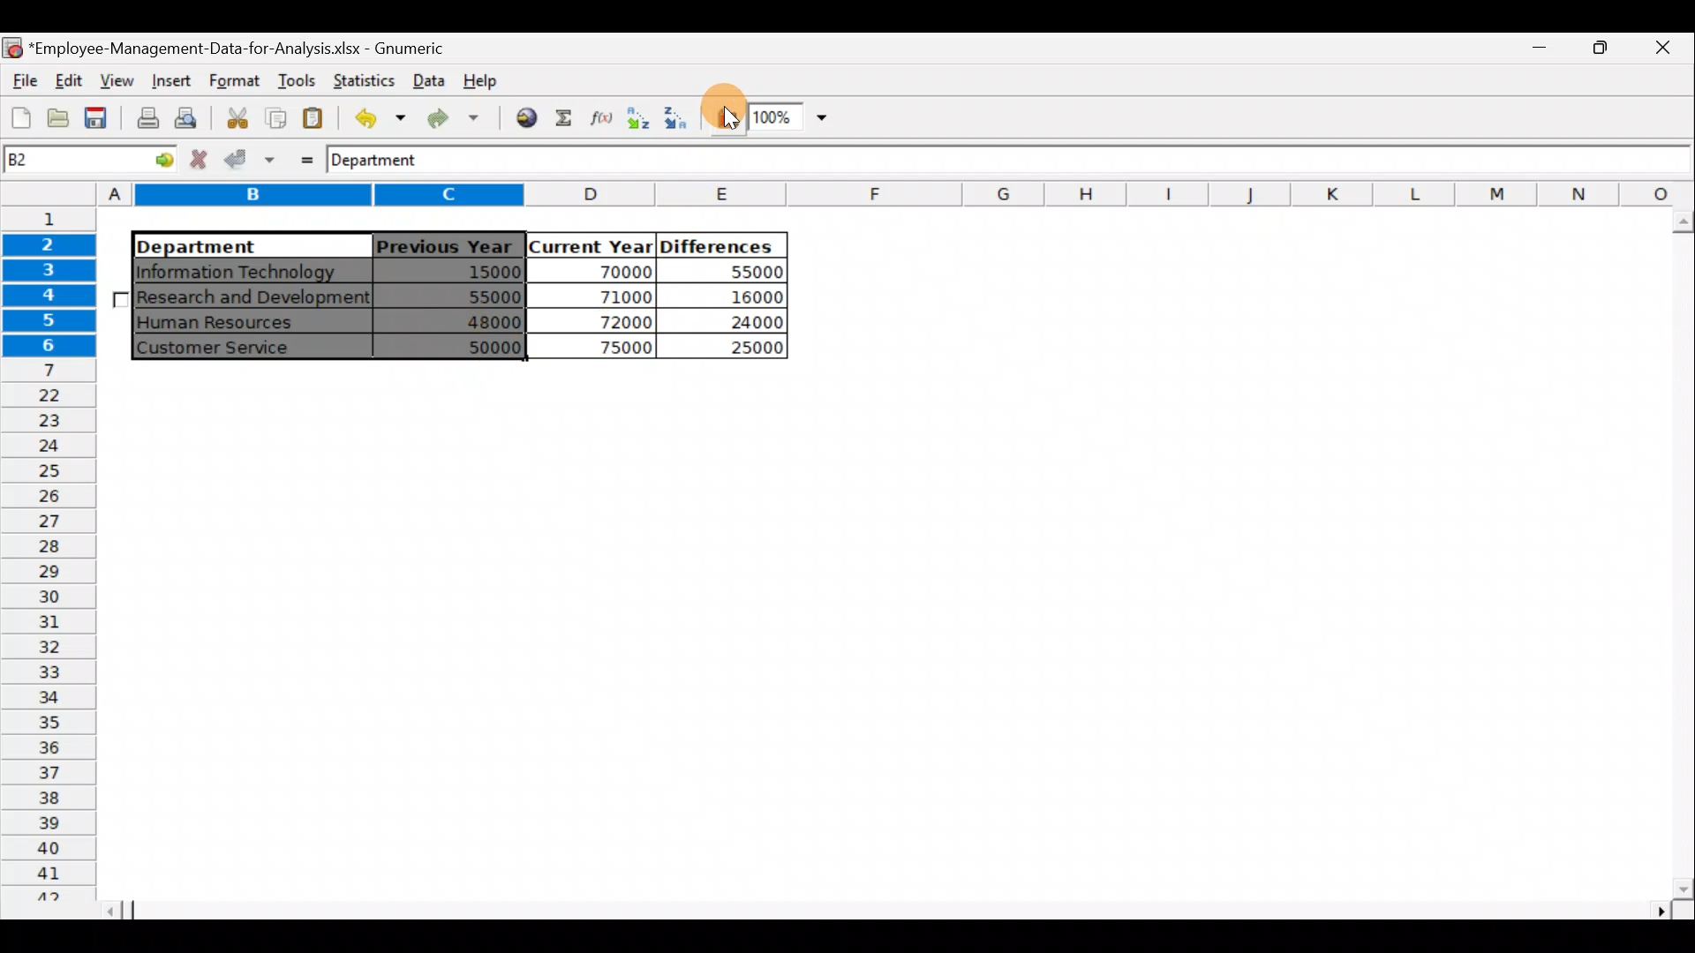 The width and height of the screenshot is (1695, 953). I want to click on Maximize, so click(1546, 50).